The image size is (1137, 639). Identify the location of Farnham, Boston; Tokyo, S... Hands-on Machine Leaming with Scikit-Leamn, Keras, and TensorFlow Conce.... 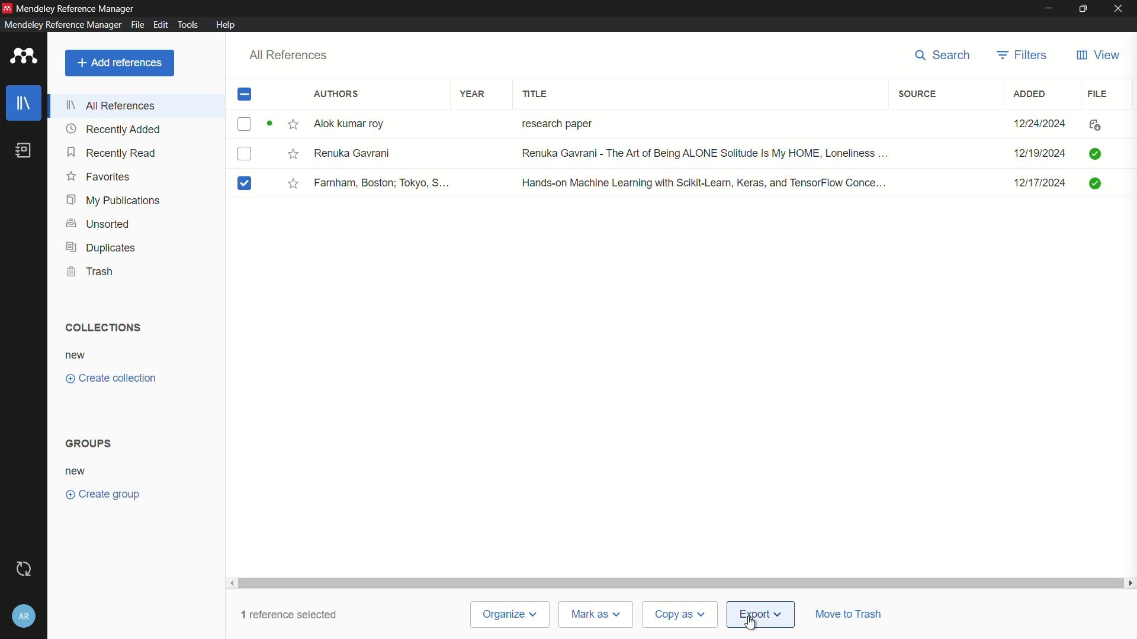
(613, 183).